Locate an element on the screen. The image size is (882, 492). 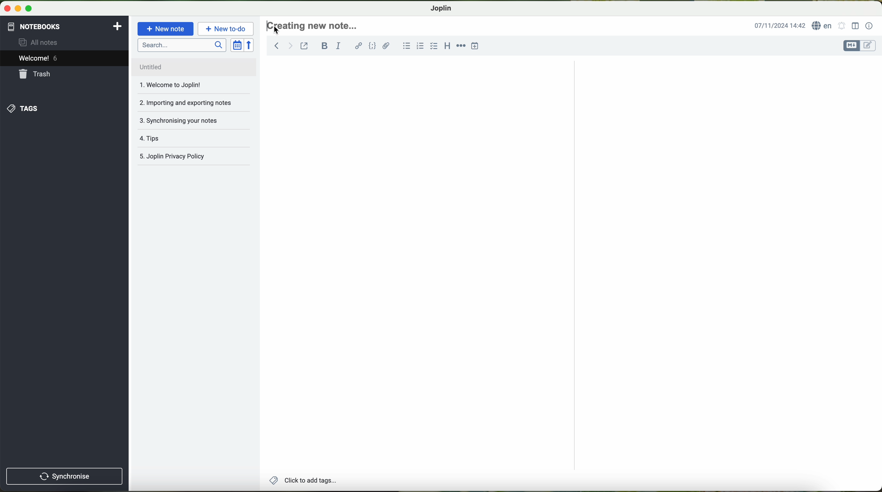
click on heading is located at coordinates (314, 27).